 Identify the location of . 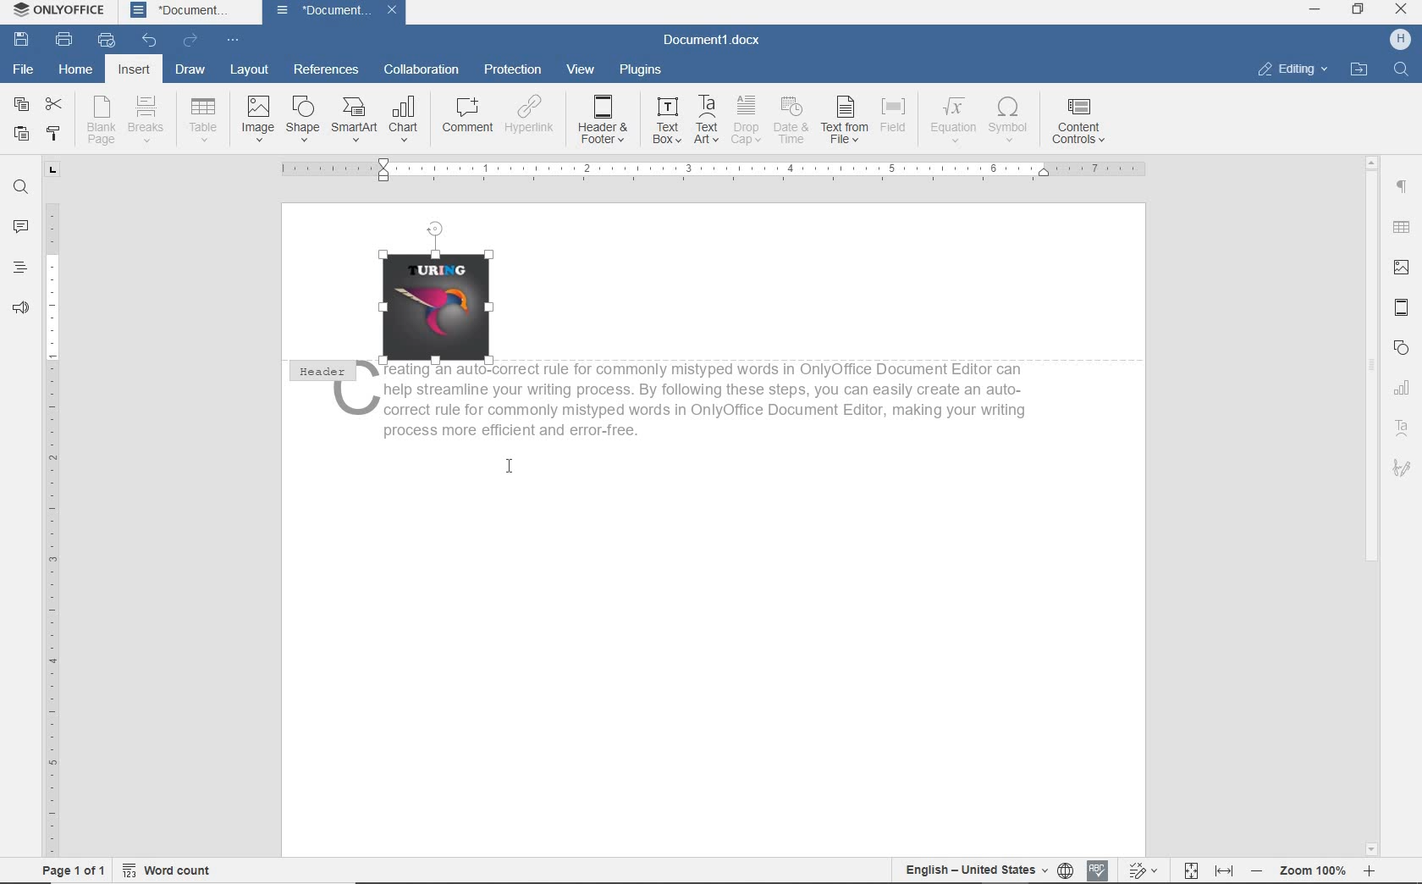
(894, 115).